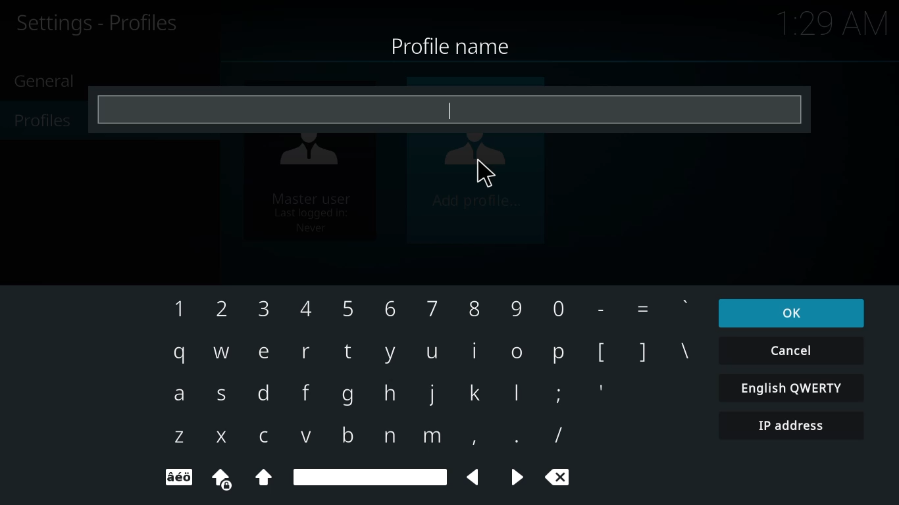  Describe the element at coordinates (603, 392) in the screenshot. I see `'` at that location.